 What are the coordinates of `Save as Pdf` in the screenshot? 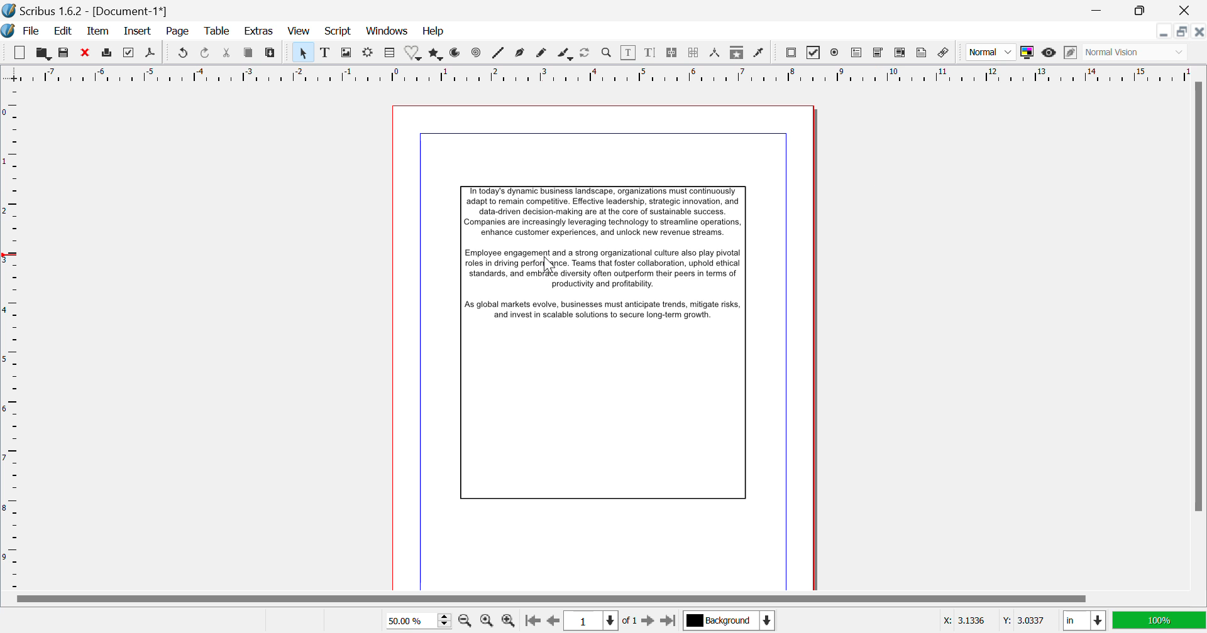 It's located at (151, 53).